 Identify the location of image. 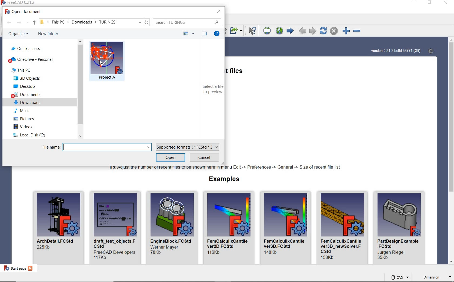
(286, 214).